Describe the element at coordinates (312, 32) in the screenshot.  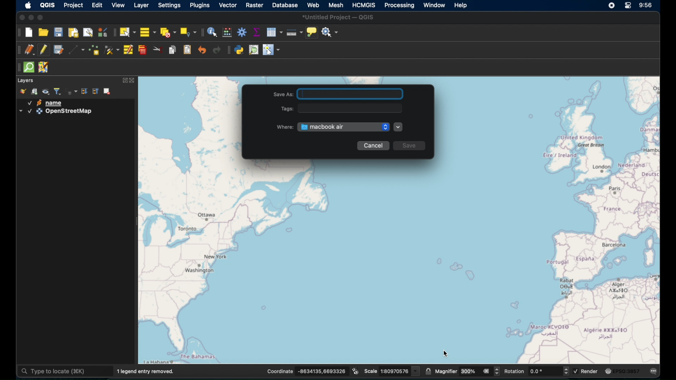
I see `show map tips` at that location.